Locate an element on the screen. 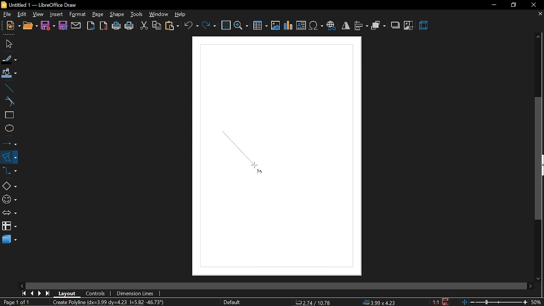 This screenshot has width=544, height=306. dimension is located at coordinates (135, 293).